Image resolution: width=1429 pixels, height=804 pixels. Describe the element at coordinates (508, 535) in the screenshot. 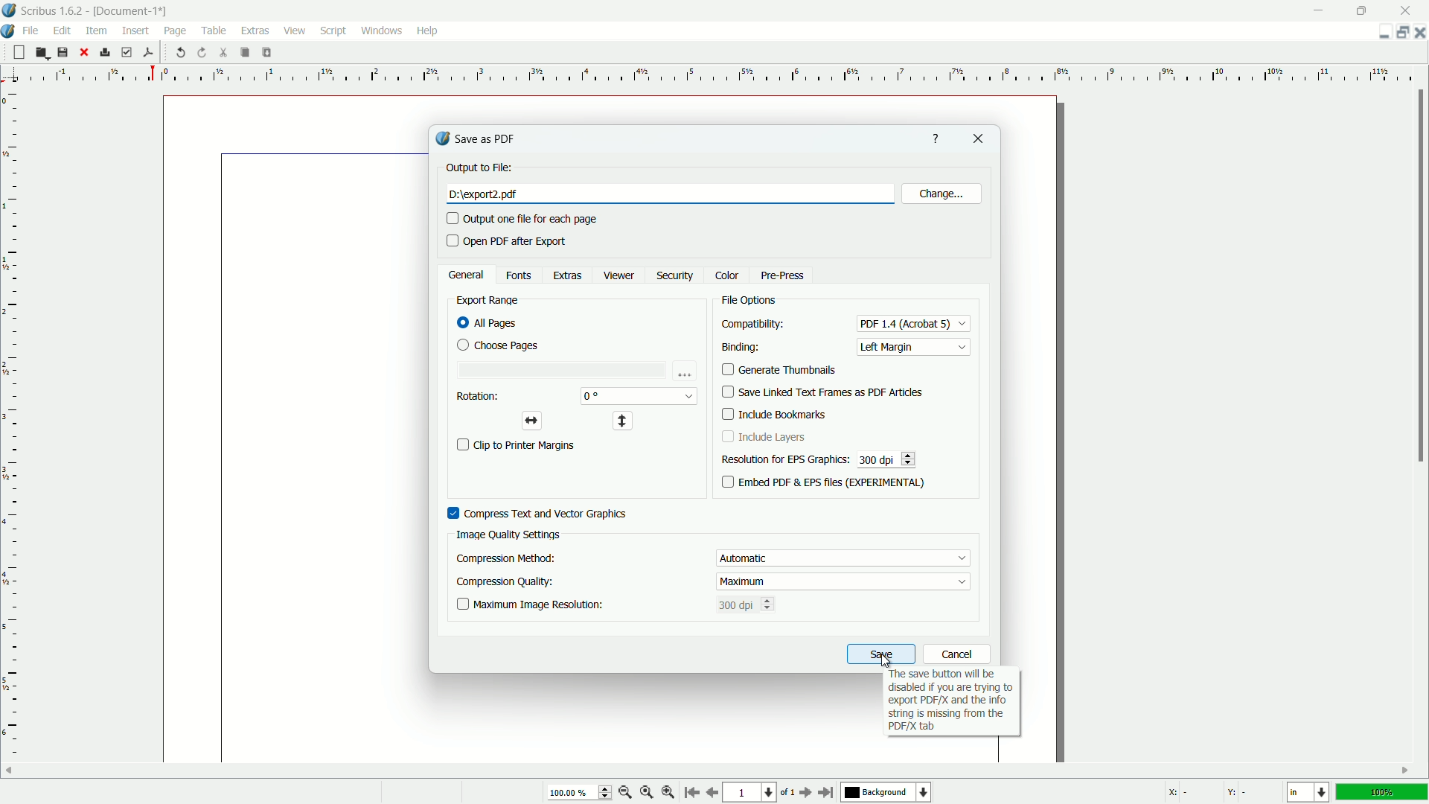

I see `image quality settings` at that location.